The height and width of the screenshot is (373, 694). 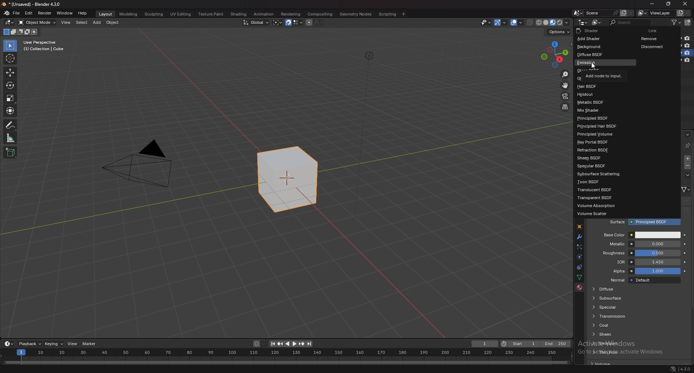 What do you see at coordinates (599, 69) in the screenshot?
I see `glass bsdf` at bounding box center [599, 69].